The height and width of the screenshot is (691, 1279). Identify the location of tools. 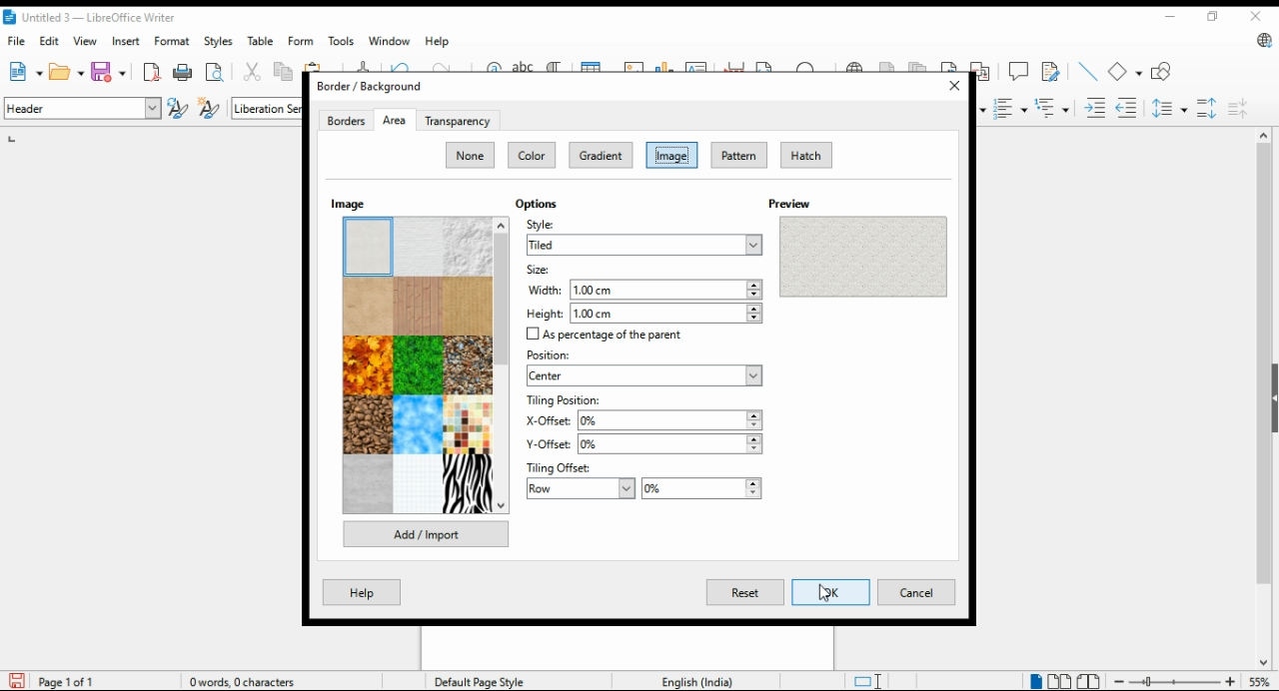
(340, 41).